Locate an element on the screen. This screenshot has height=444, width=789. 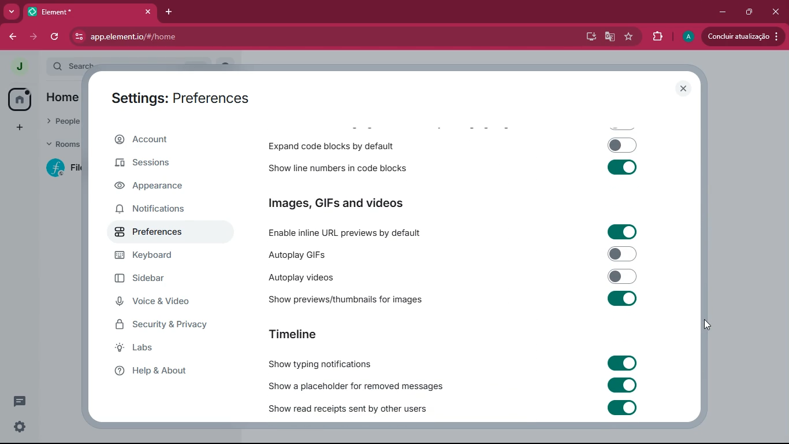
toggle on/off is located at coordinates (623, 276).